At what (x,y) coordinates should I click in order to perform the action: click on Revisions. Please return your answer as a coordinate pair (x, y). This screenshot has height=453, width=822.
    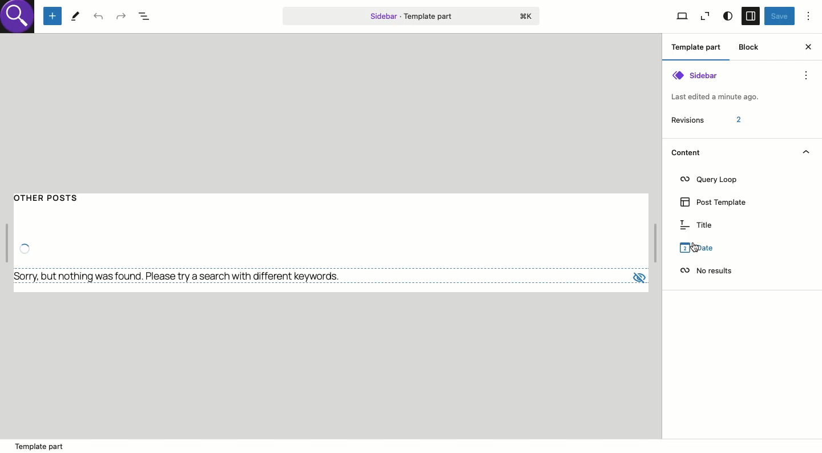
    Looking at the image, I should click on (706, 120).